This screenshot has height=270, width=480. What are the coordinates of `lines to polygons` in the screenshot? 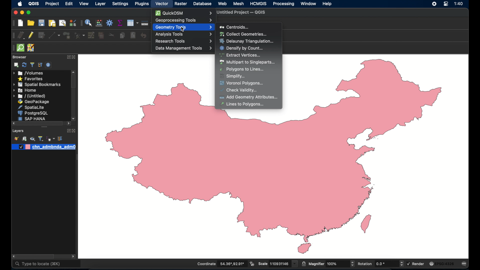 It's located at (244, 104).